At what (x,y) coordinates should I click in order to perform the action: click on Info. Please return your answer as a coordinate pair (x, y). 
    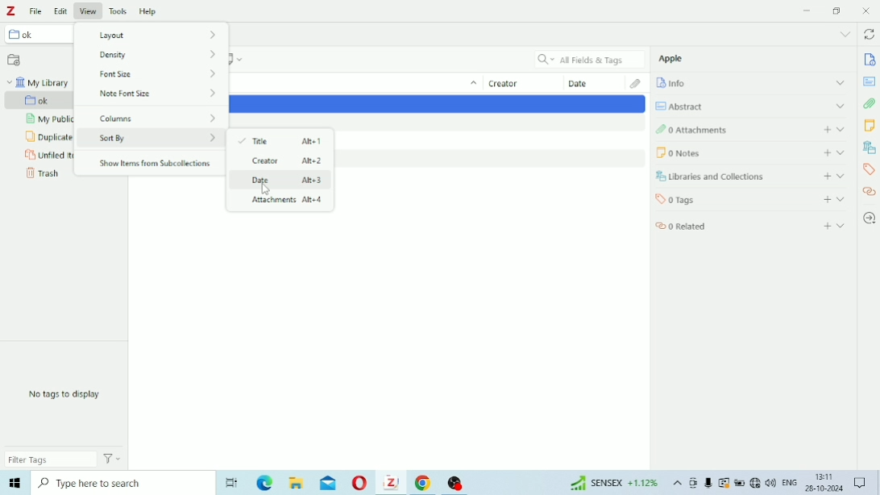
    Looking at the image, I should click on (681, 84).